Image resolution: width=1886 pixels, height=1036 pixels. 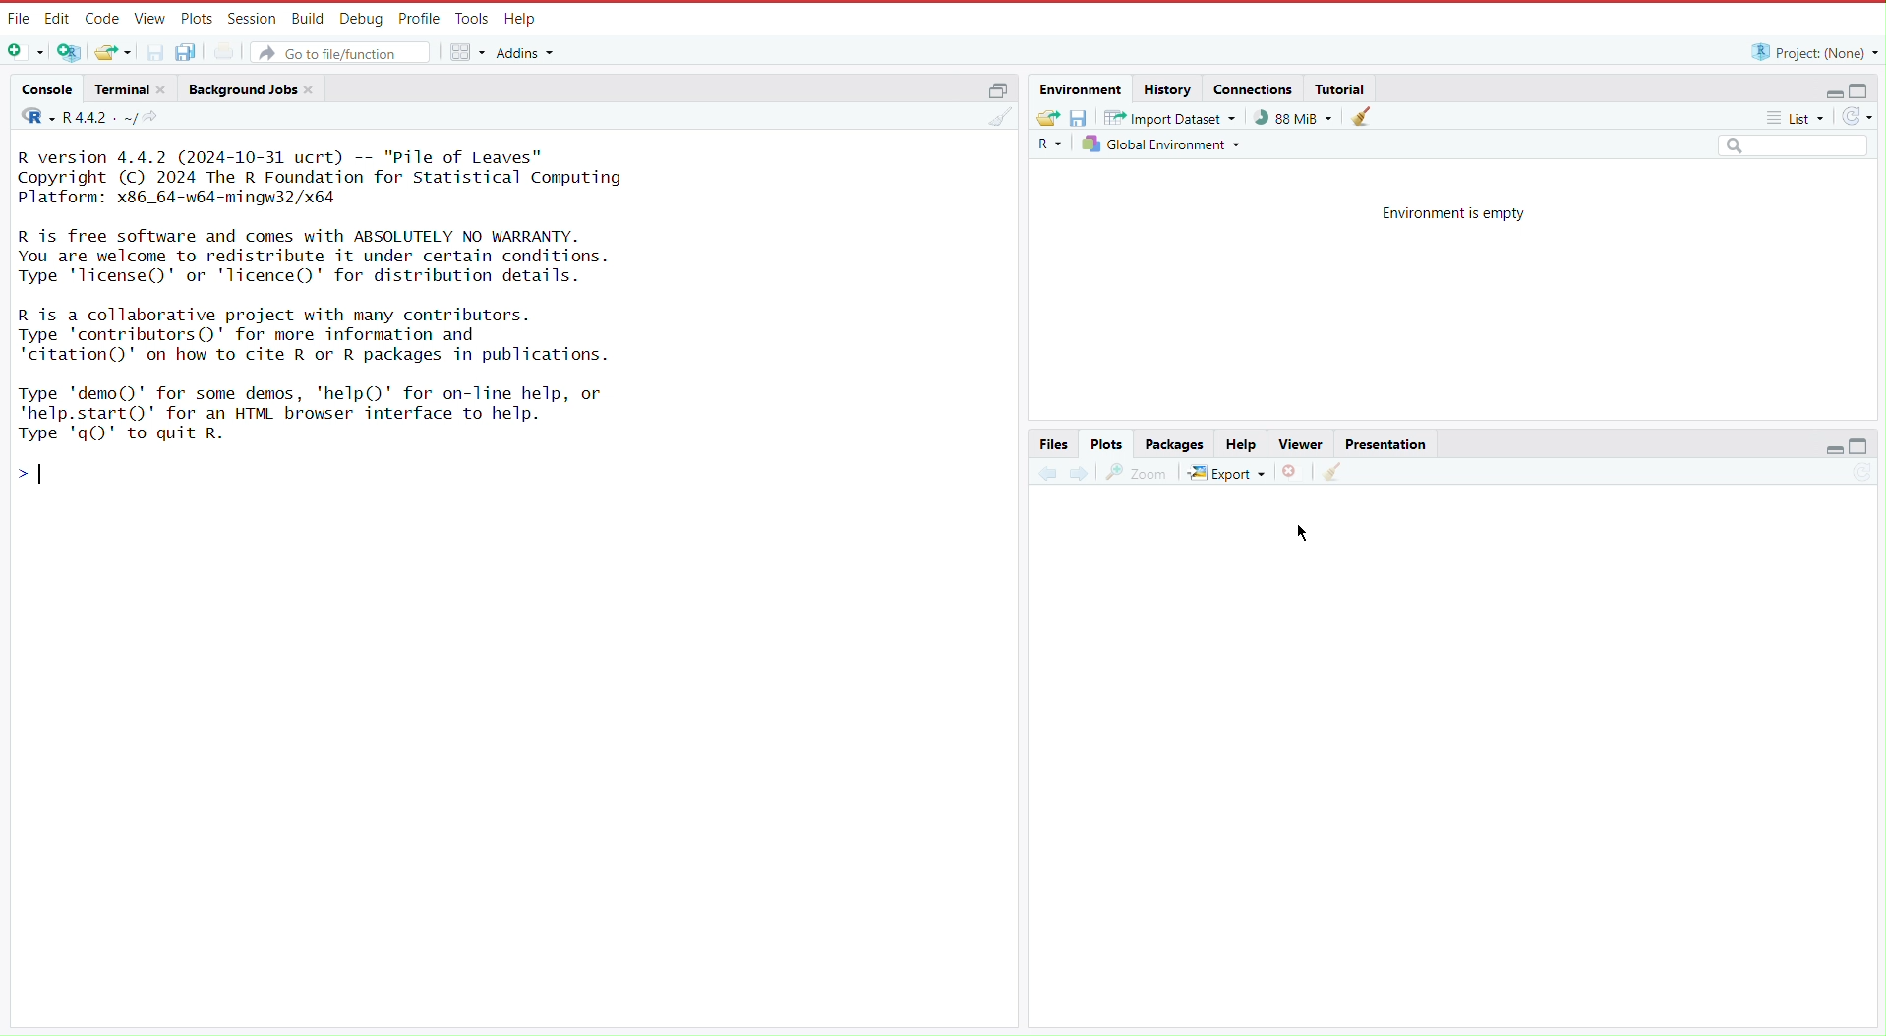 I want to click on , so click(x=1792, y=147).